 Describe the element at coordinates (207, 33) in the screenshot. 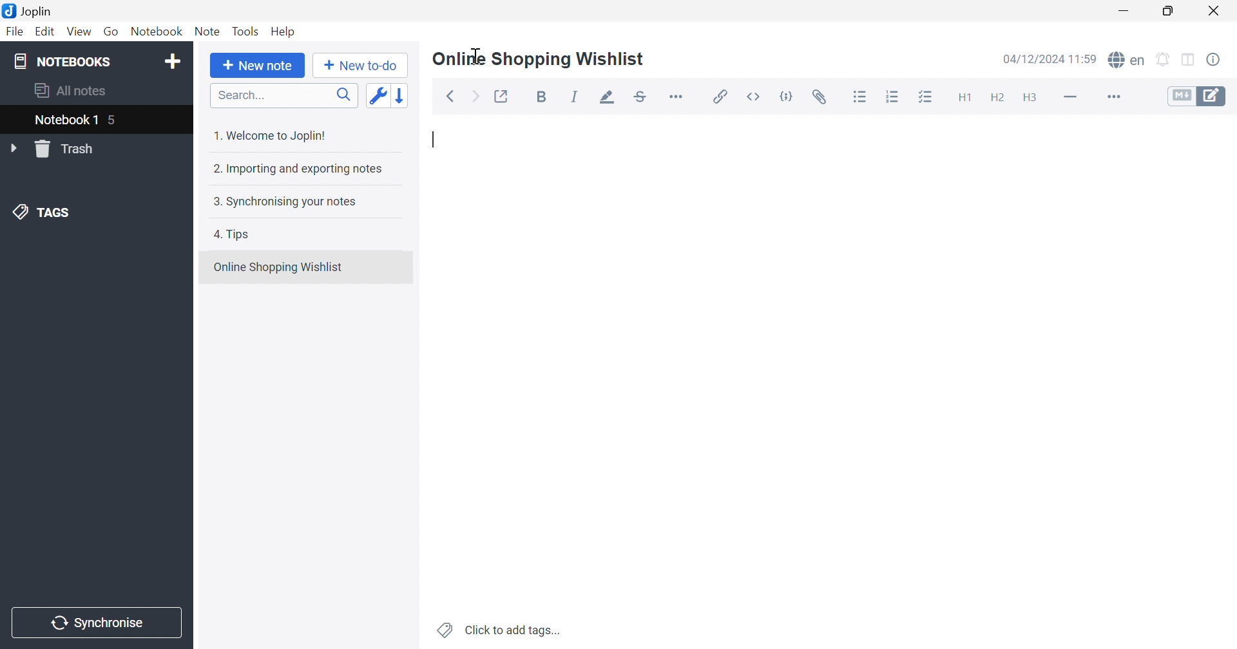

I see `Note` at that location.